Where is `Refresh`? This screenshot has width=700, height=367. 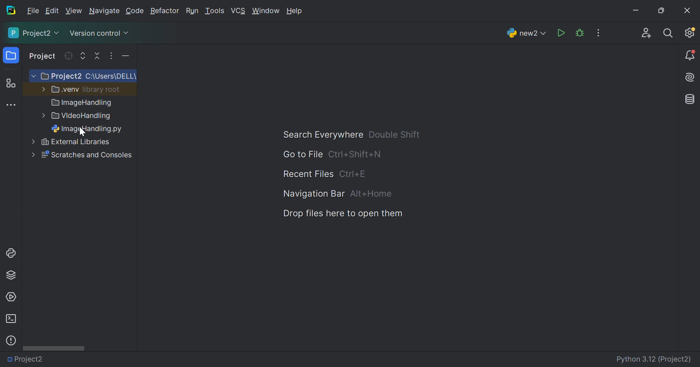
Refresh is located at coordinates (68, 56).